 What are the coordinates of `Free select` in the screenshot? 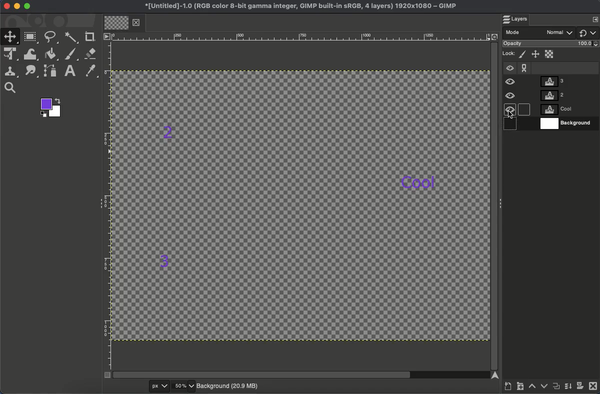 It's located at (53, 37).